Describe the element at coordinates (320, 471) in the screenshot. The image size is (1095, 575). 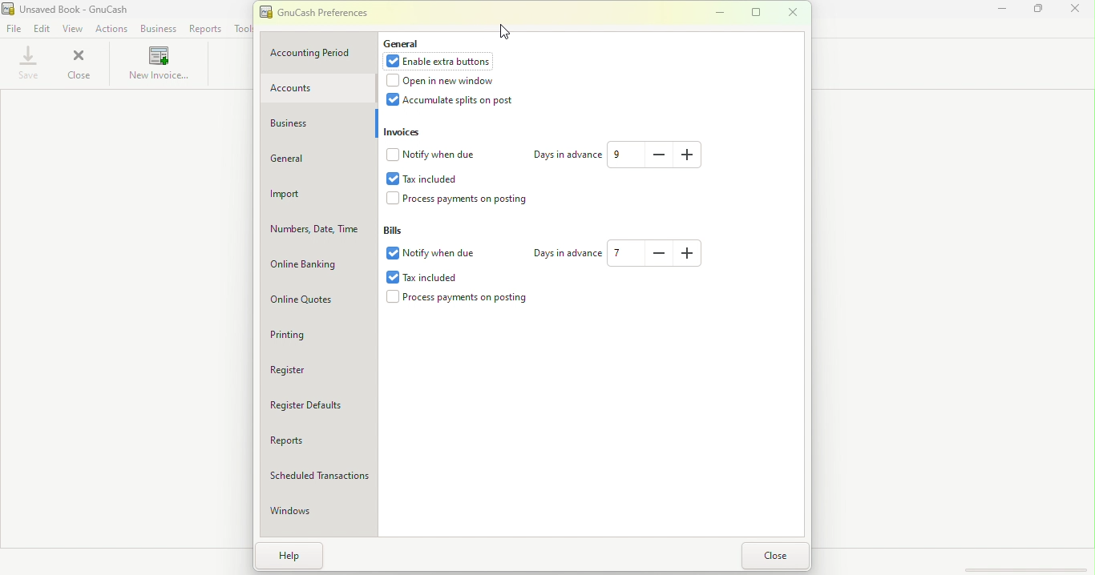
I see `Scheduled Transactions` at that location.